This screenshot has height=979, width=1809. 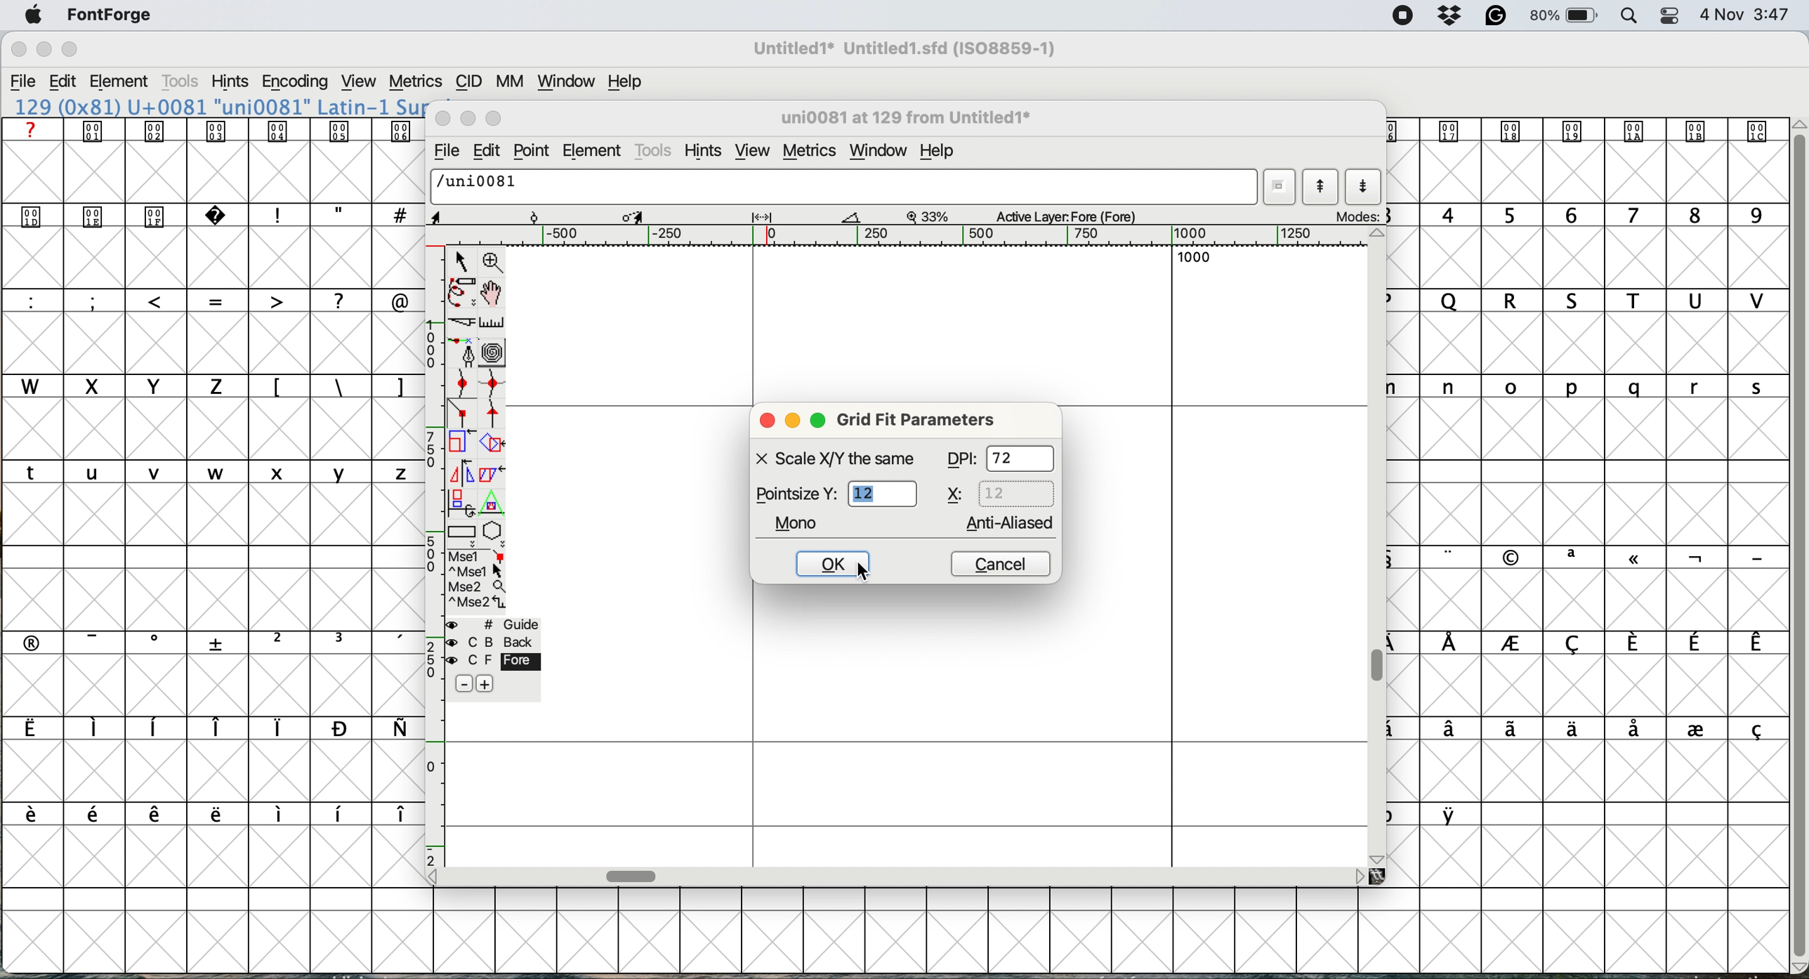 I want to click on MM, so click(x=511, y=82).